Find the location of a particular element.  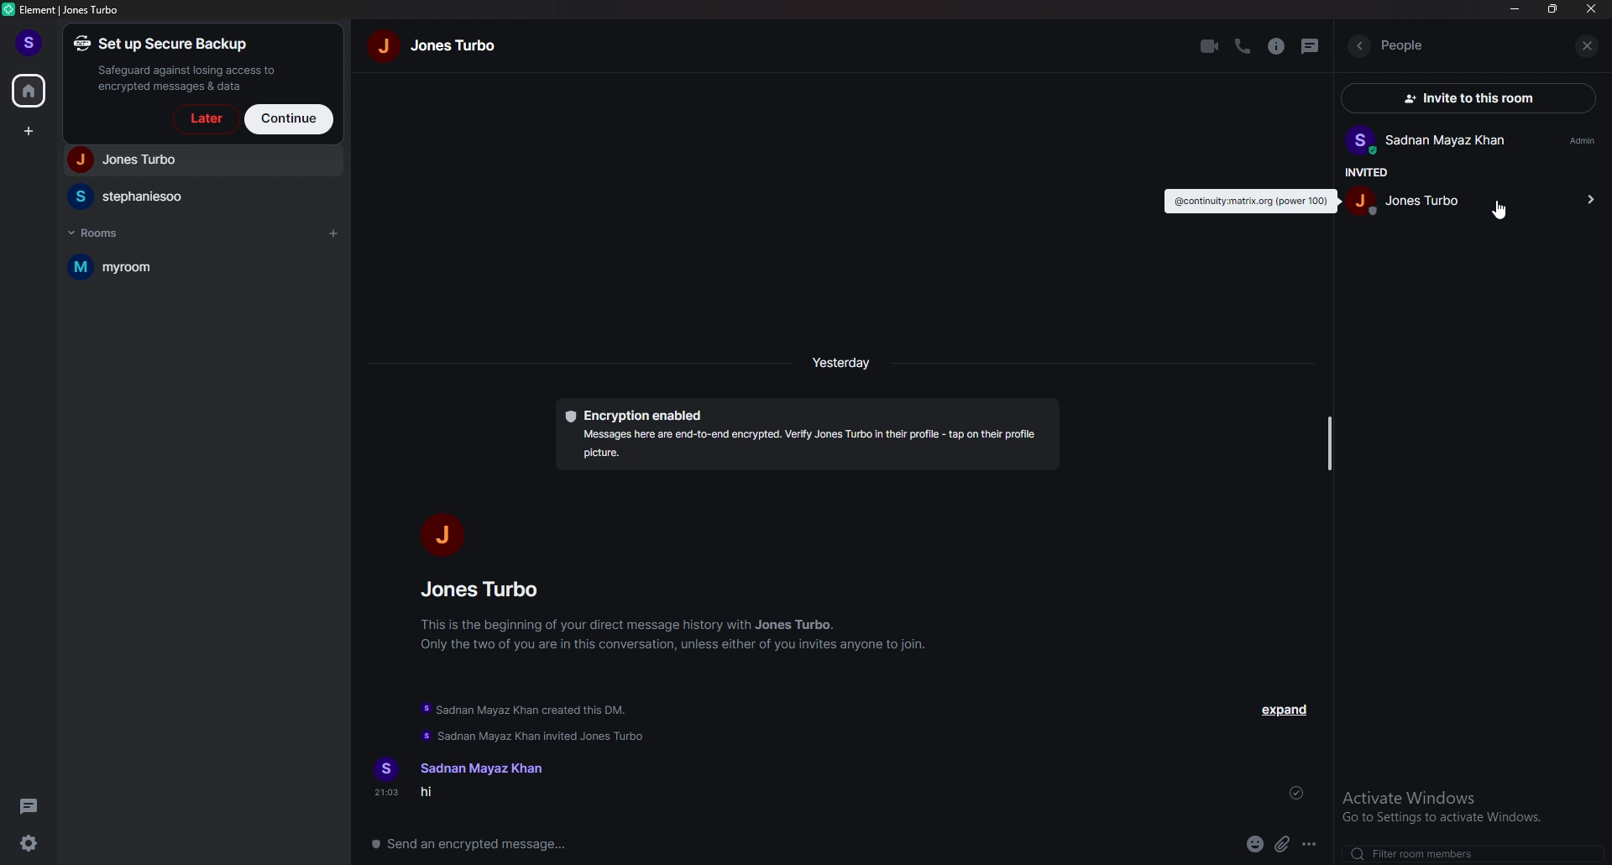

emoji is located at coordinates (1256, 845).